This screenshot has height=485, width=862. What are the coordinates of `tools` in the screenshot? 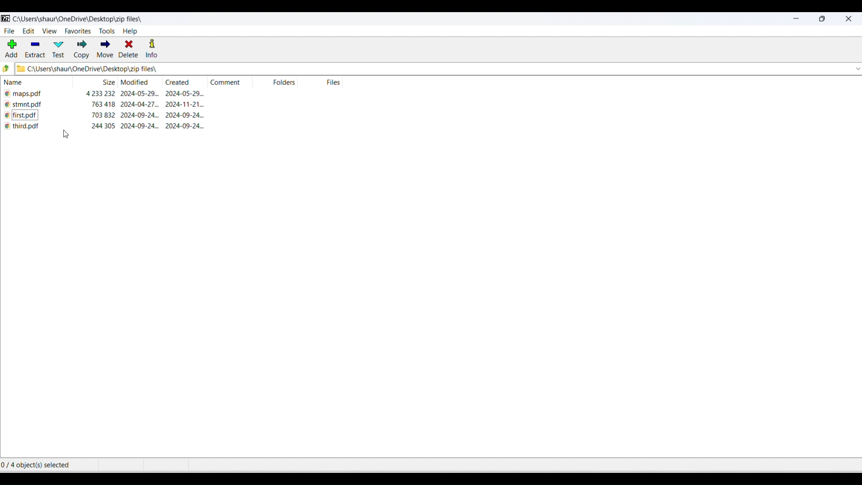 It's located at (104, 31).